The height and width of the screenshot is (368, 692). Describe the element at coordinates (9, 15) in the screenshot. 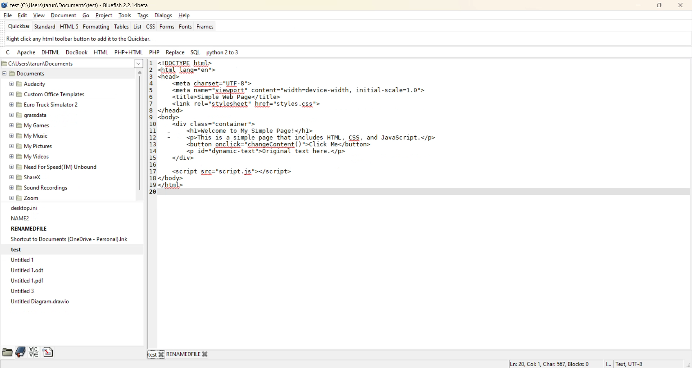

I see `file` at that location.